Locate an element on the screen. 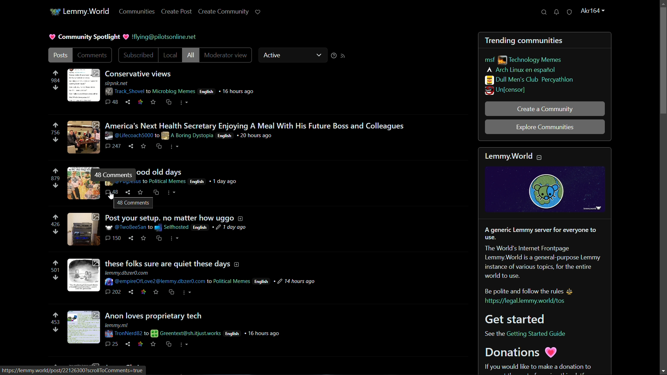 This screenshot has height=375, width=667. moderator view is located at coordinates (226, 55).